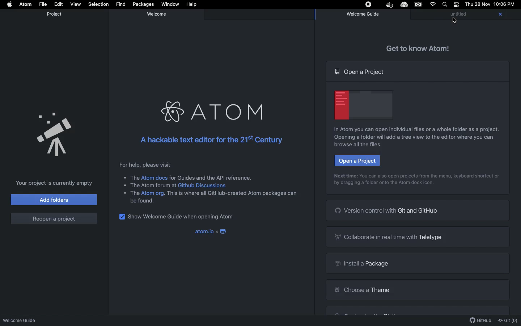 This screenshot has width=521, height=326. I want to click on Choose a theme, so click(416, 289).